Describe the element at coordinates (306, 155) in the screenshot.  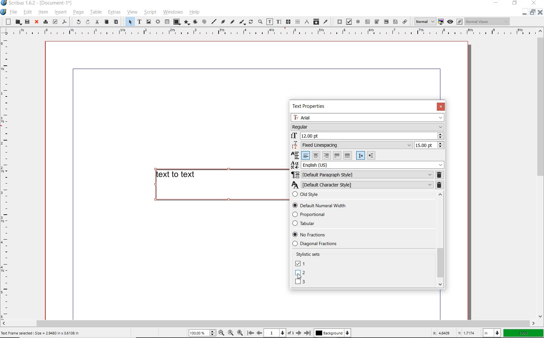
I see `Left align` at that location.